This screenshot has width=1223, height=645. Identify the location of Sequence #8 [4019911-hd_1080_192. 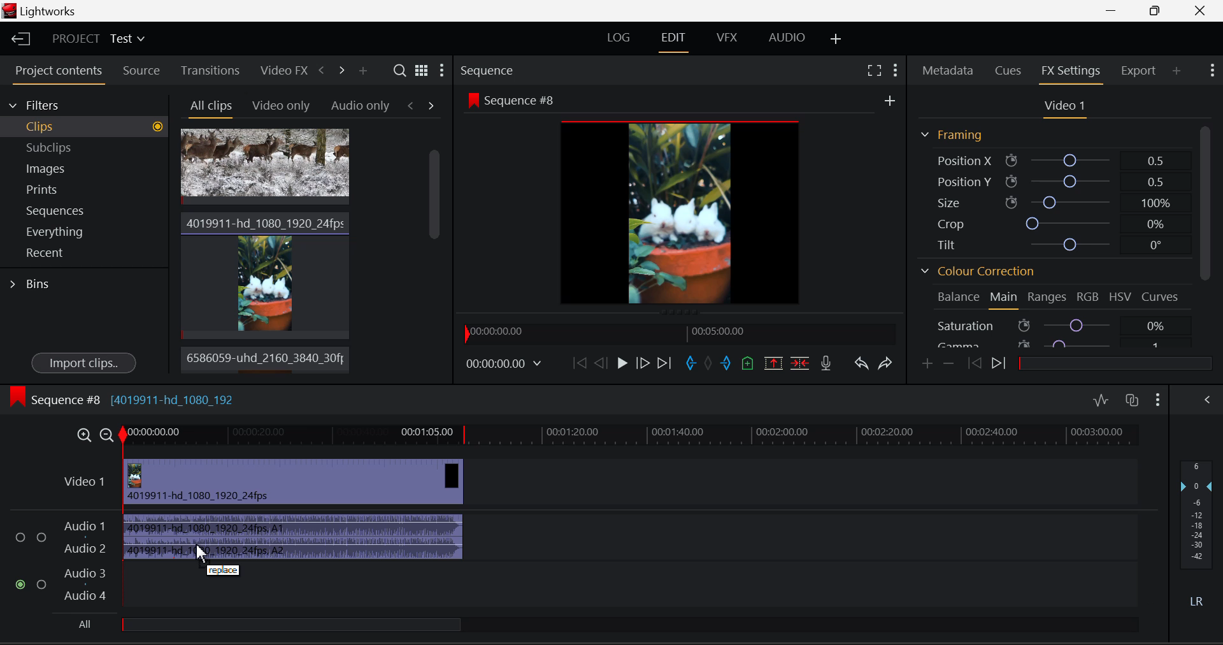
(123, 396).